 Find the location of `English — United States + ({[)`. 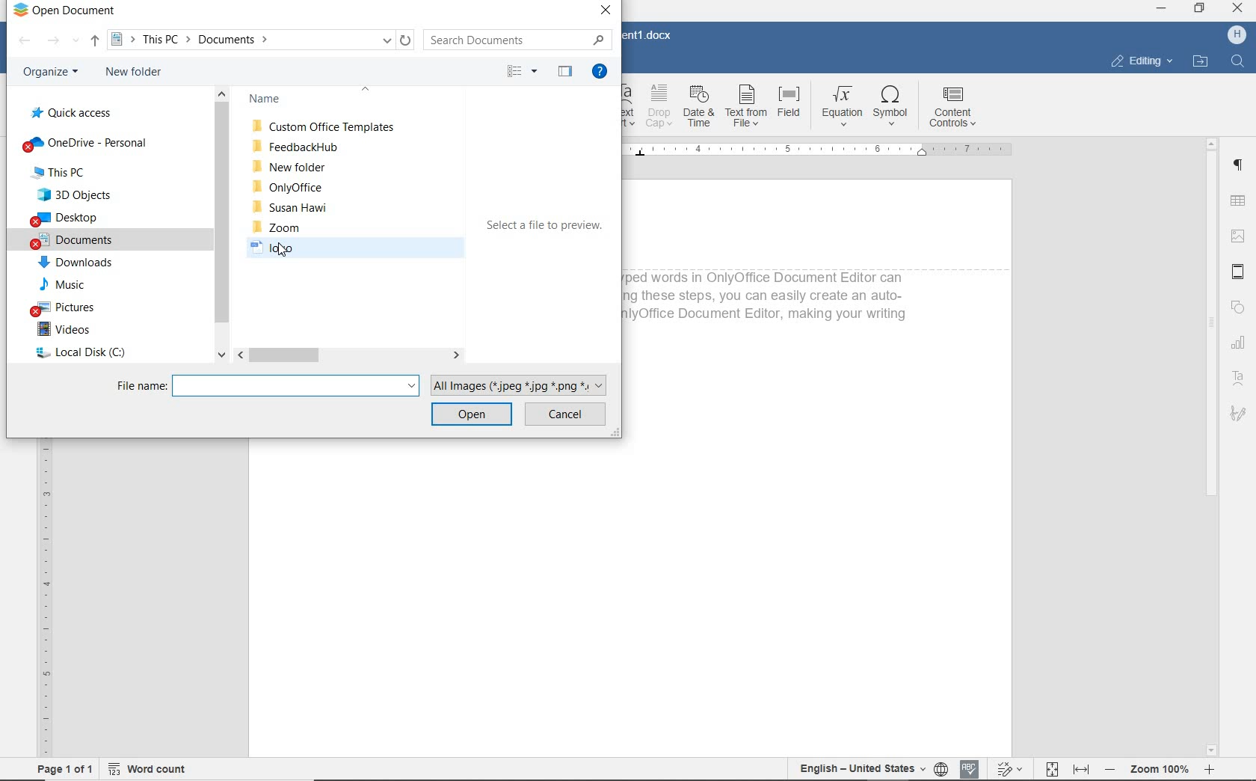

English — United States + ({[) is located at coordinates (863, 769).